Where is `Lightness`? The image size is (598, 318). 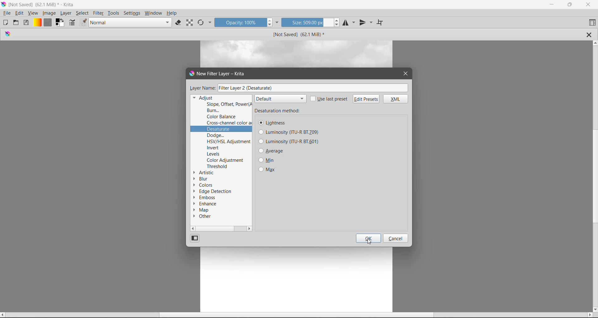
Lightness is located at coordinates (274, 123).